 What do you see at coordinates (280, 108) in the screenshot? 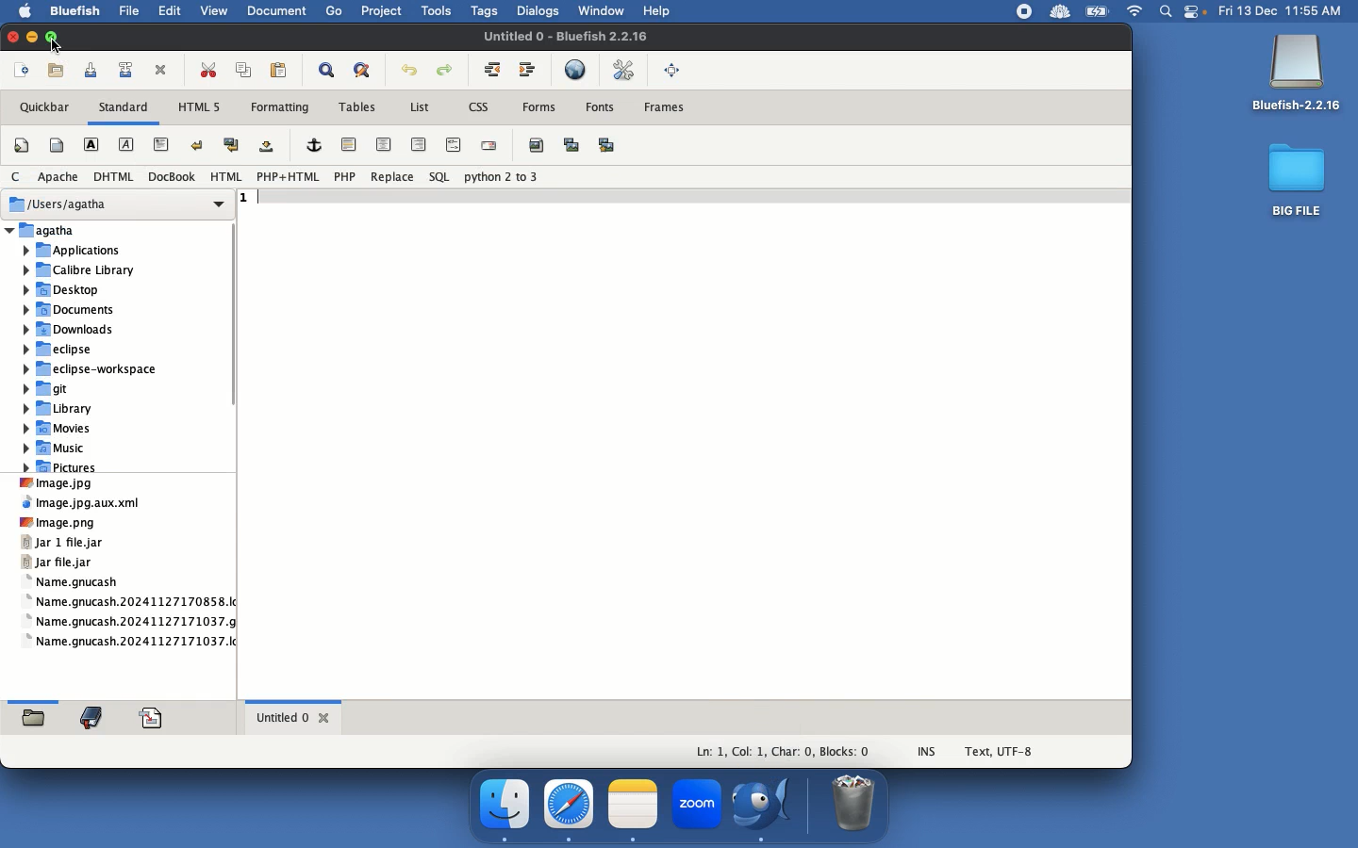
I see `Formatting` at bounding box center [280, 108].